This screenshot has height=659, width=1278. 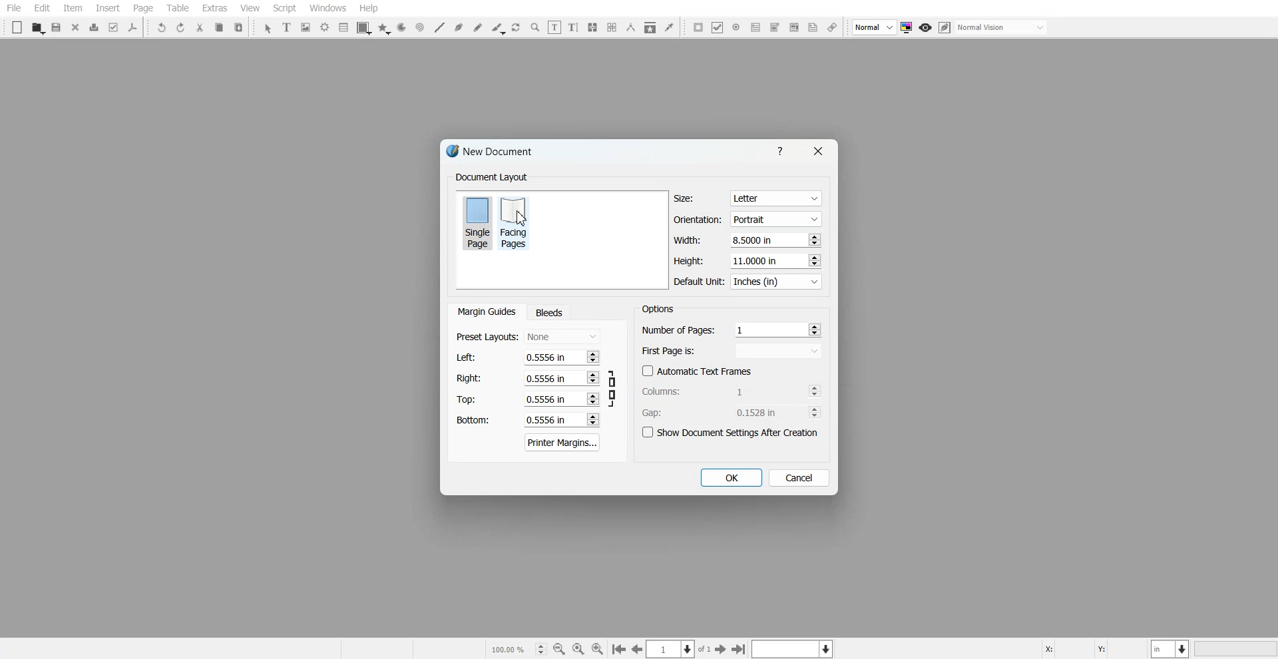 I want to click on Zoom In, so click(x=598, y=648).